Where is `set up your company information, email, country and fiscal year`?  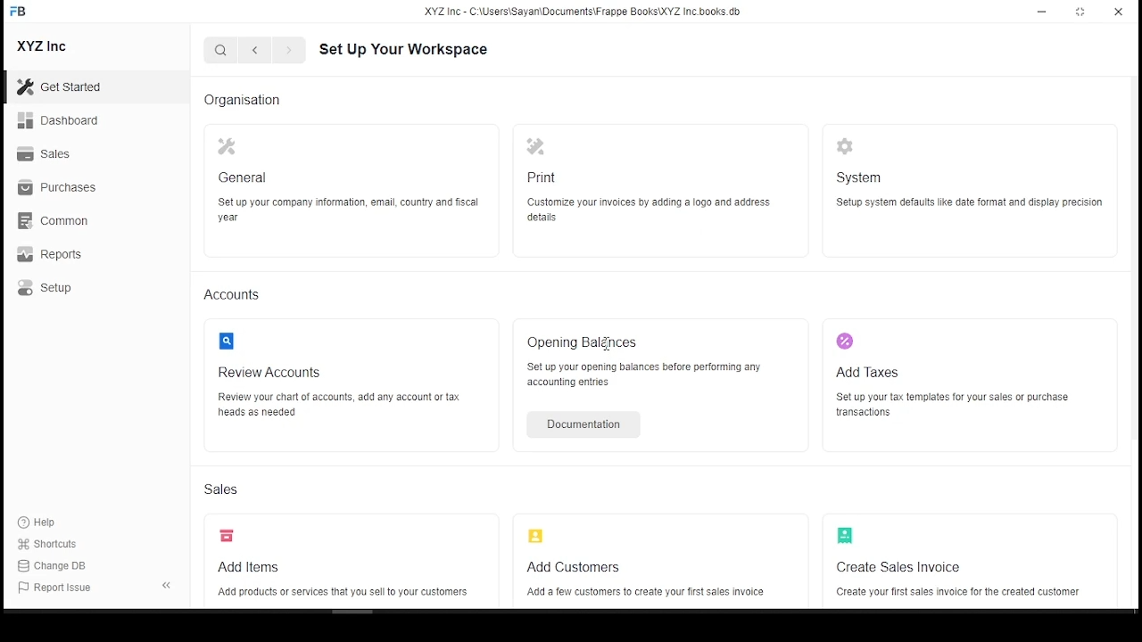 set up your company information, email, country and fiscal year is located at coordinates (348, 208).